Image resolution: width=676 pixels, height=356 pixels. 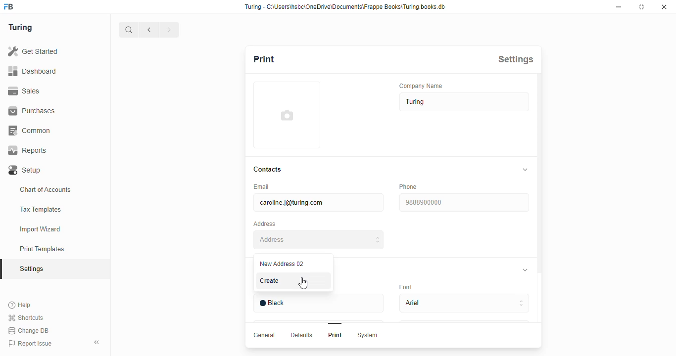 I want to click on sales, so click(x=26, y=91).